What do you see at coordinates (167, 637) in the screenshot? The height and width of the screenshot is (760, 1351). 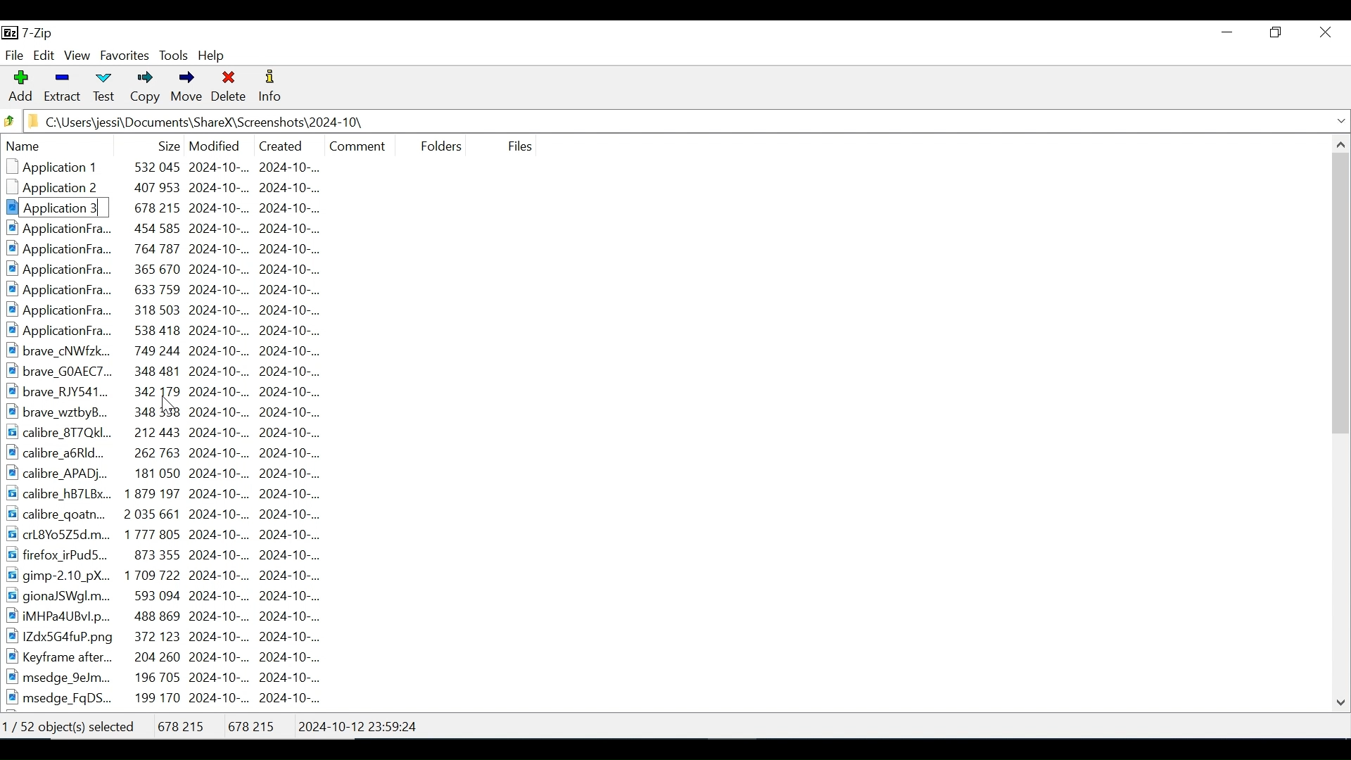 I see ` 1IZdx5G4fuP.png 372 123 2024-10-... 2024-10-..` at bounding box center [167, 637].